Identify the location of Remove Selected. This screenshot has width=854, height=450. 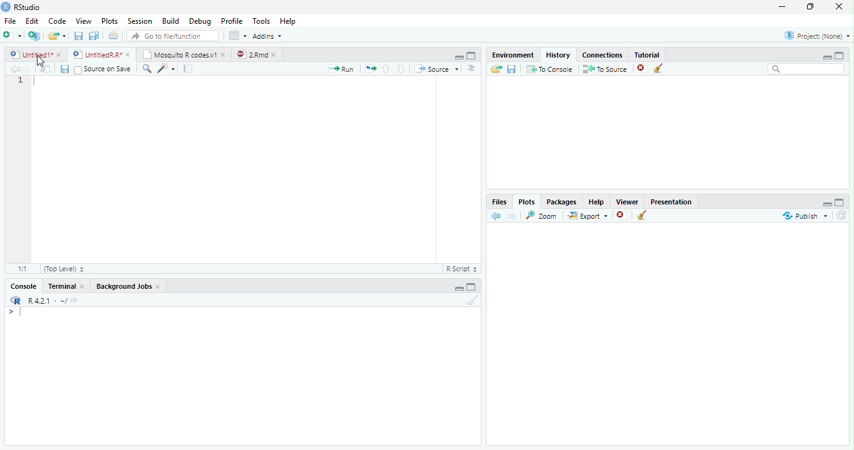
(643, 68).